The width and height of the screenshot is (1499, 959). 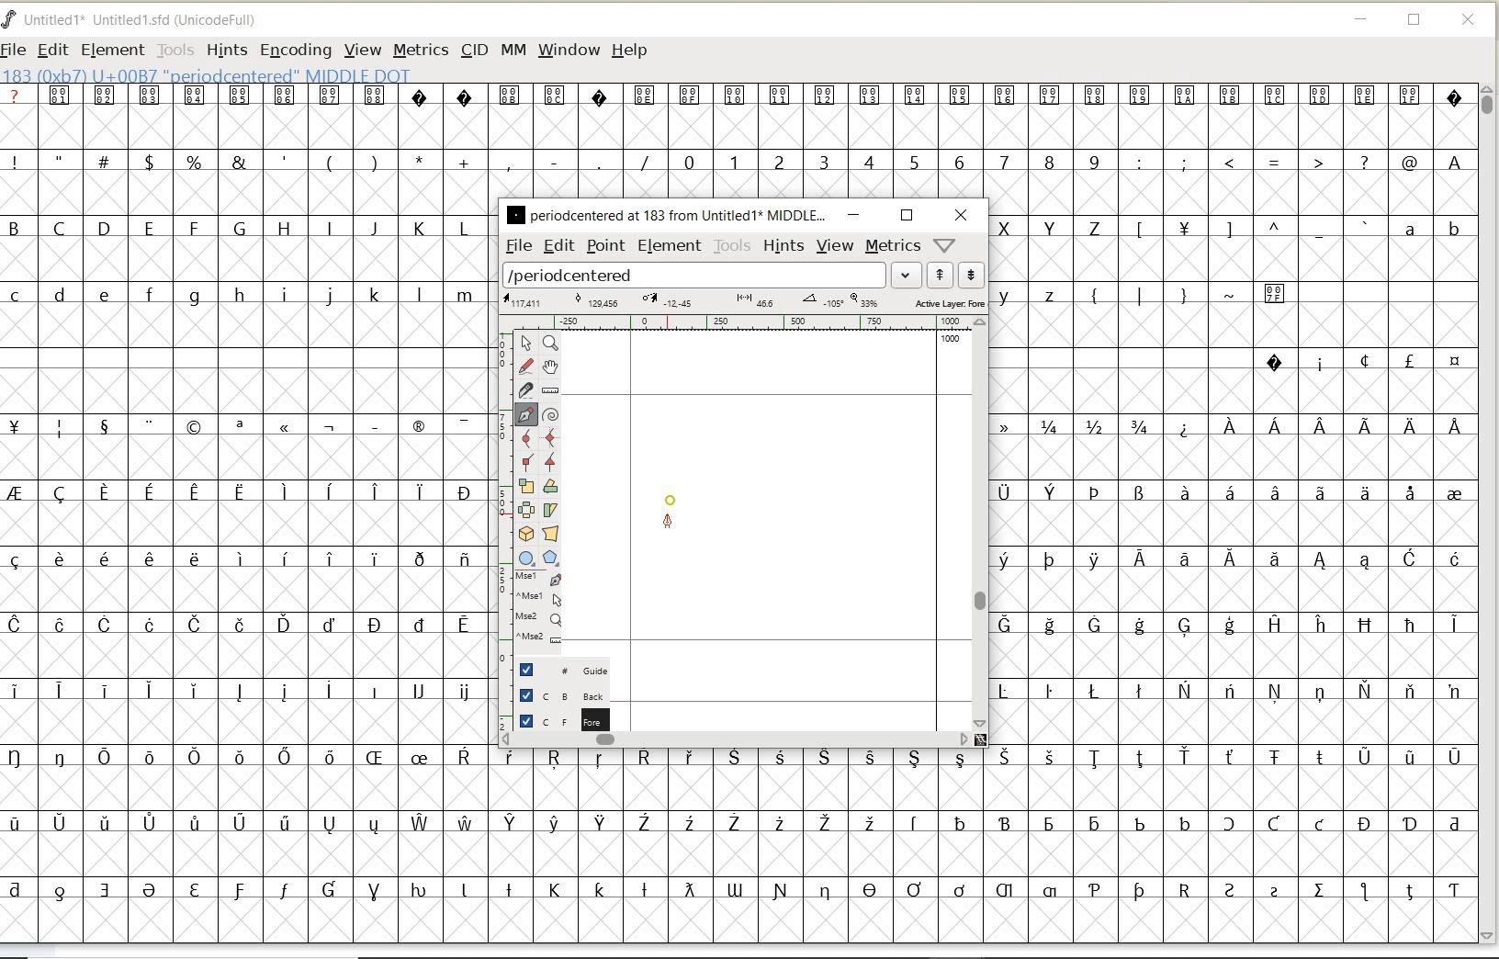 I want to click on Rotate the selection, so click(x=550, y=486).